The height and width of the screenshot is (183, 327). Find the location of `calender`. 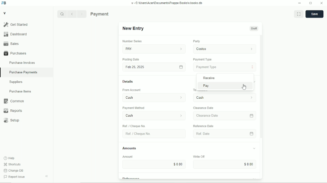

calender is located at coordinates (252, 115).